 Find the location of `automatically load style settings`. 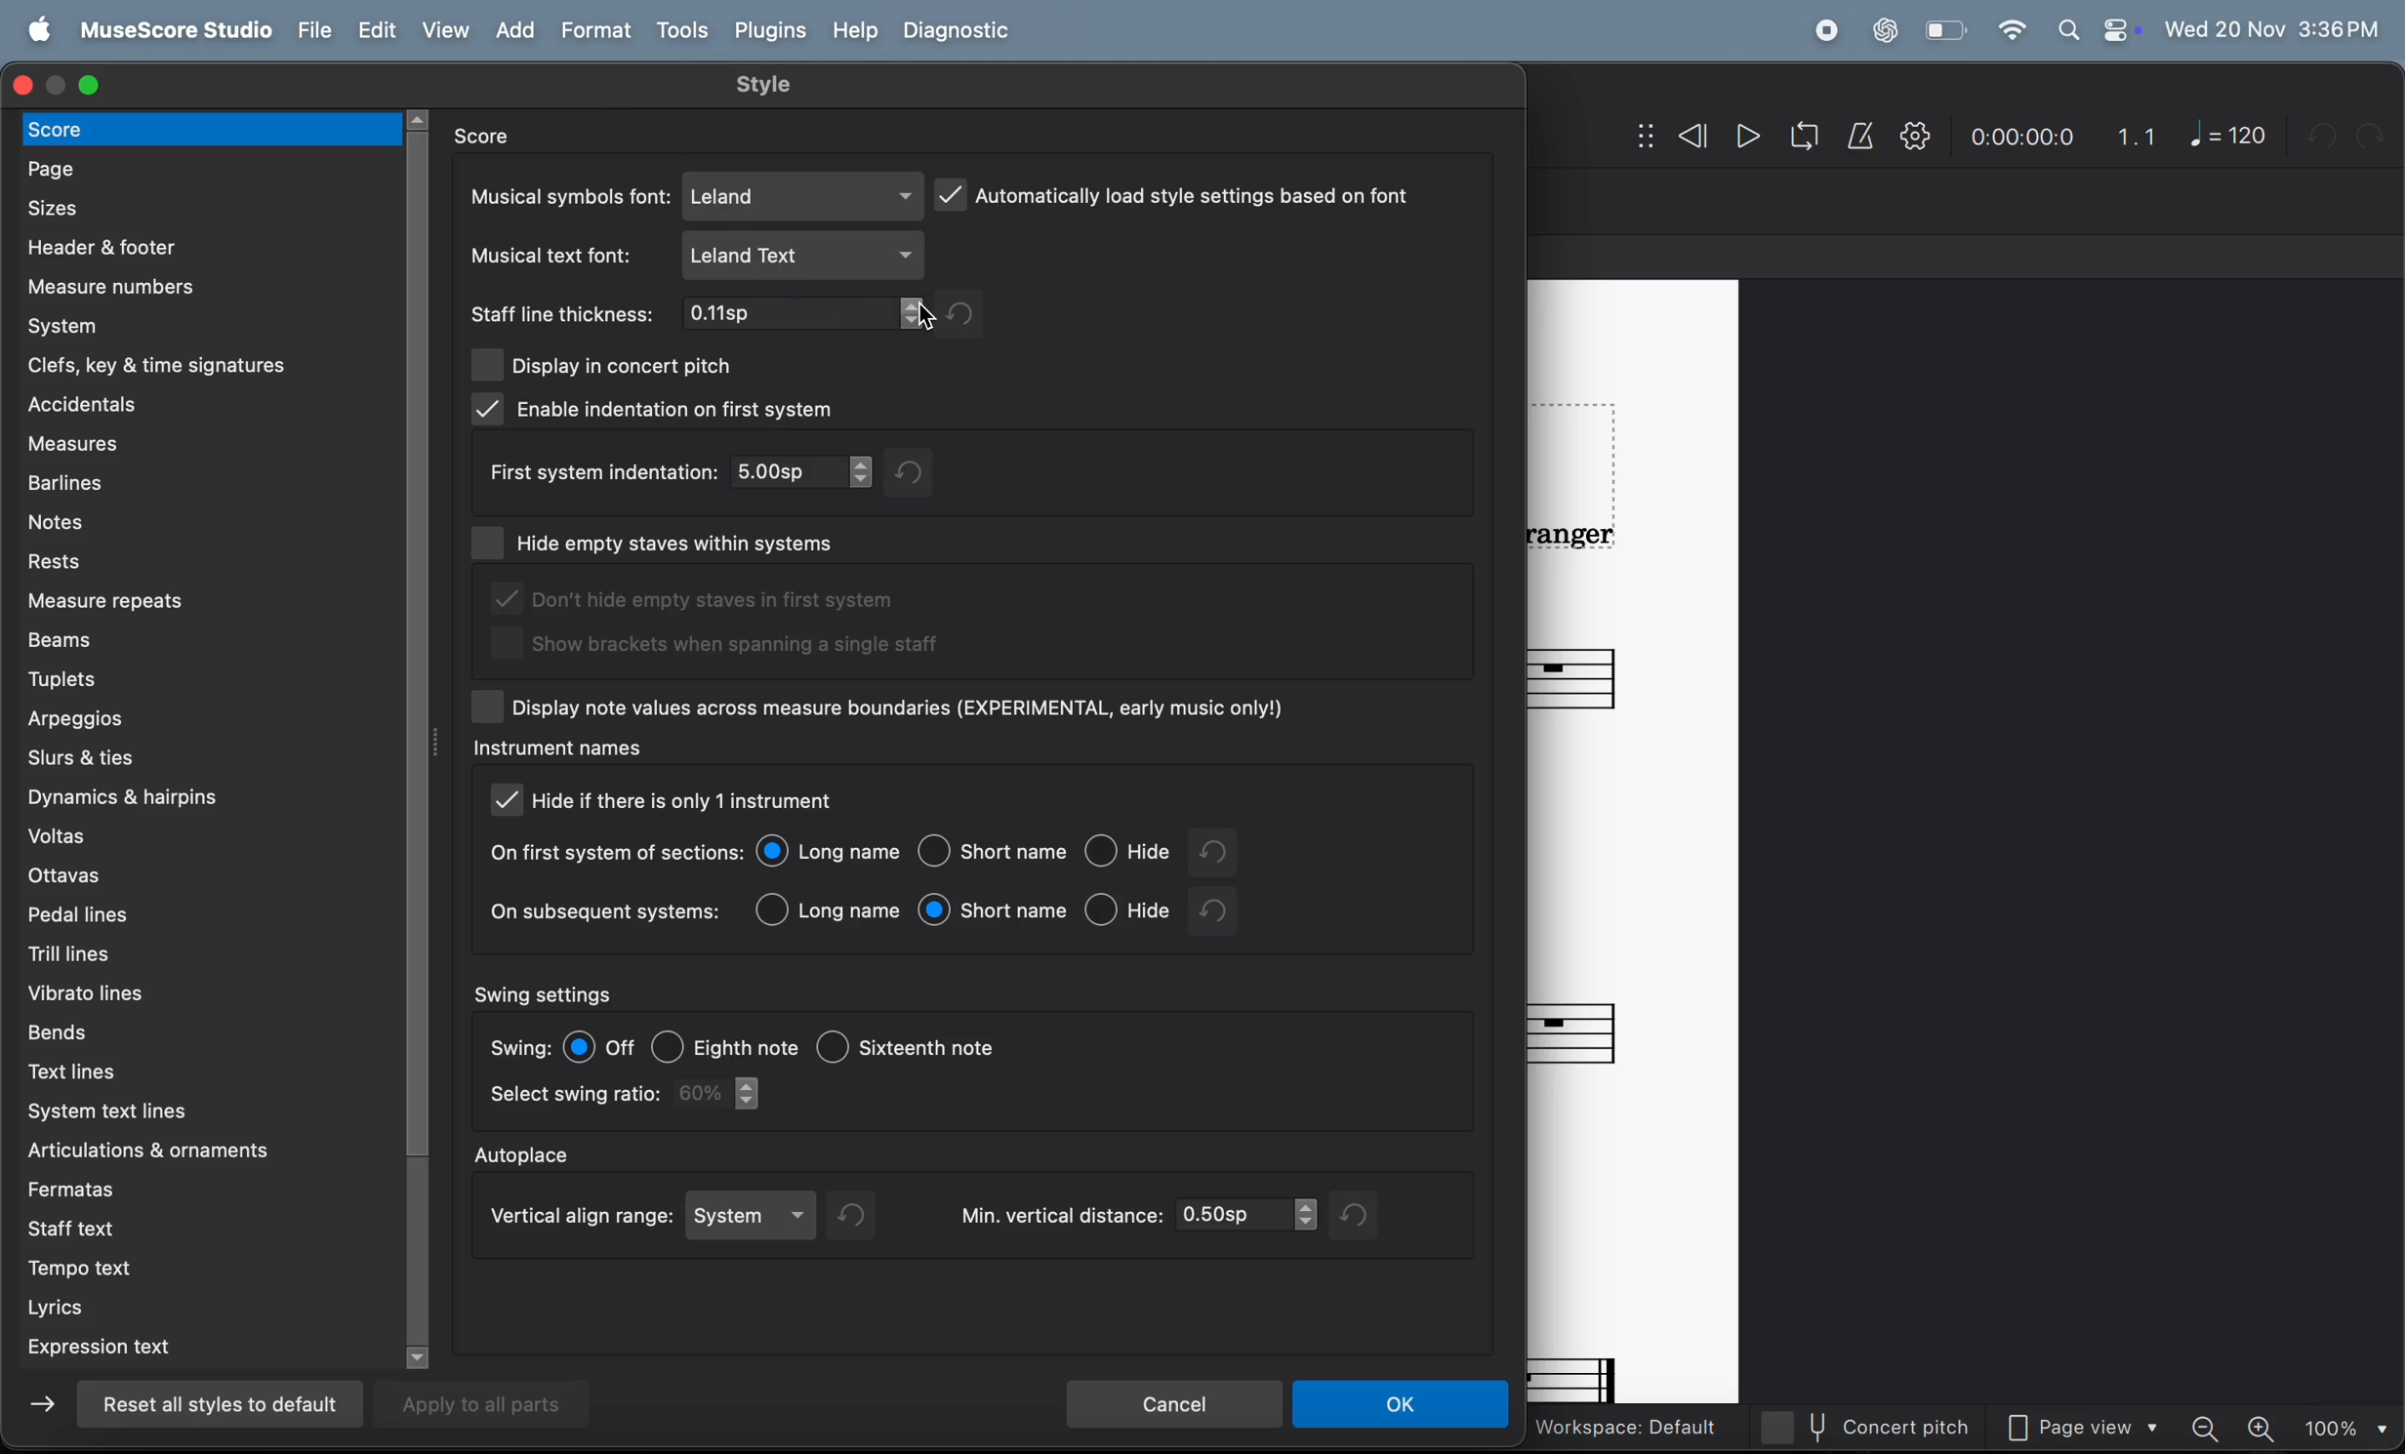

automatically load style settings is located at coordinates (1176, 192).